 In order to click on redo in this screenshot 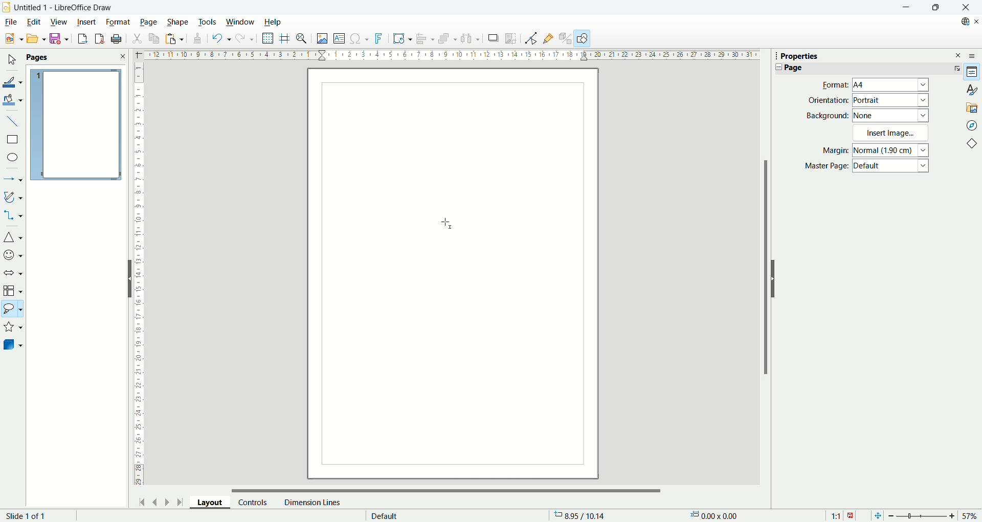, I will do `click(245, 40)`.